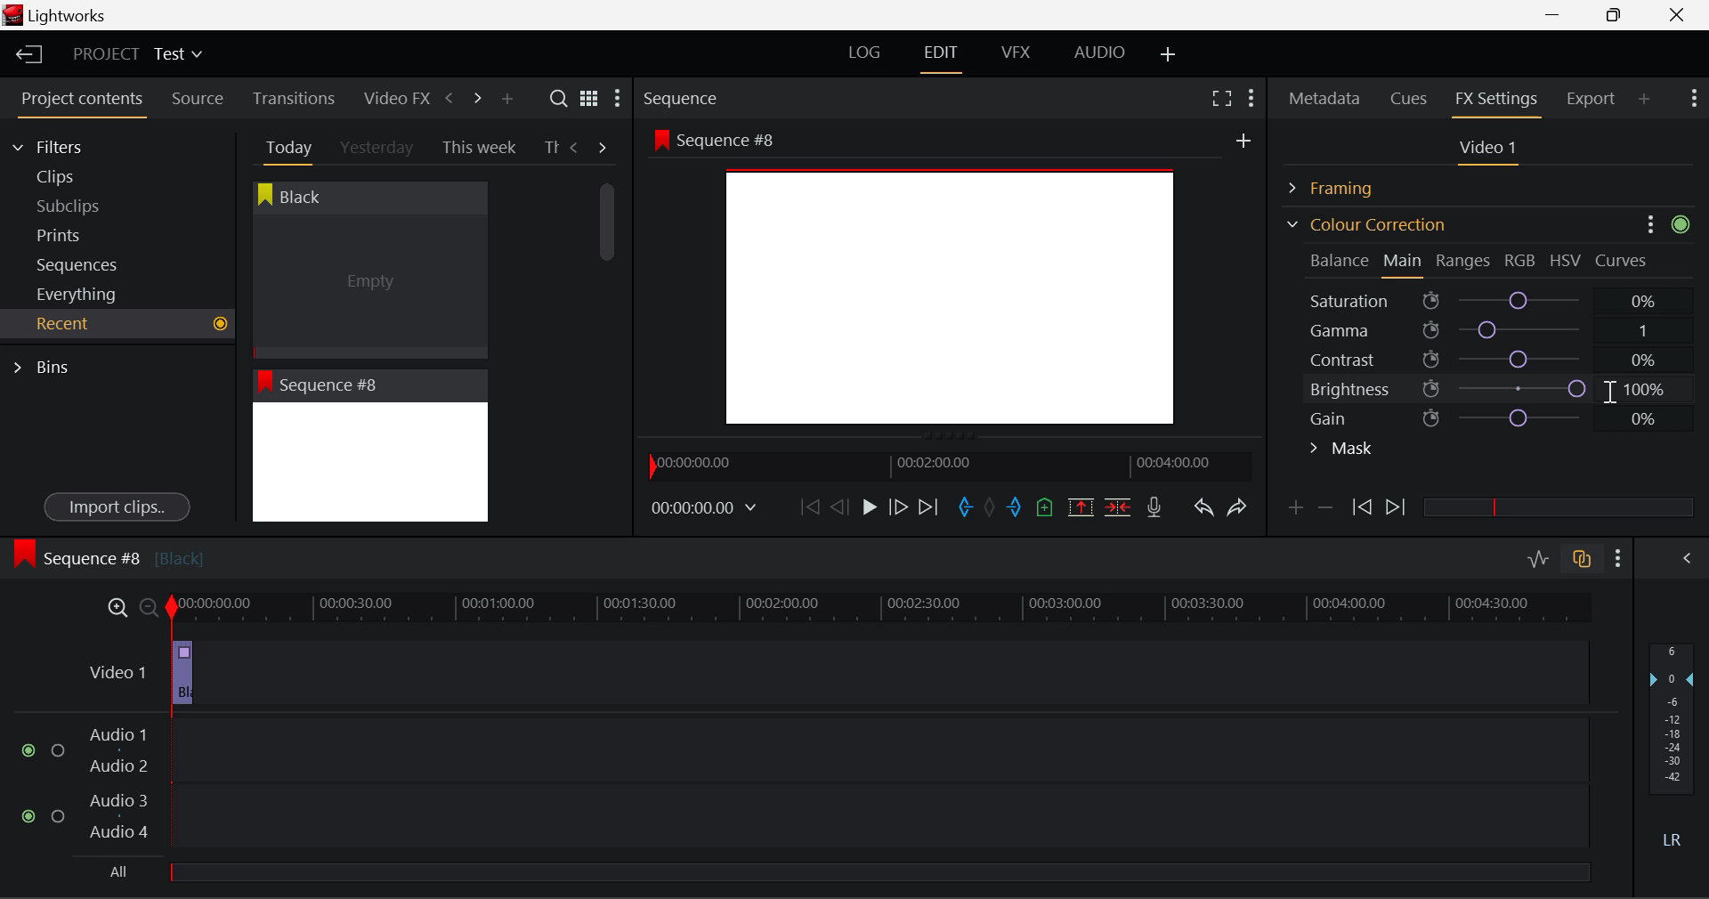  Describe the element at coordinates (867, 508) in the screenshot. I see `Play` at that location.